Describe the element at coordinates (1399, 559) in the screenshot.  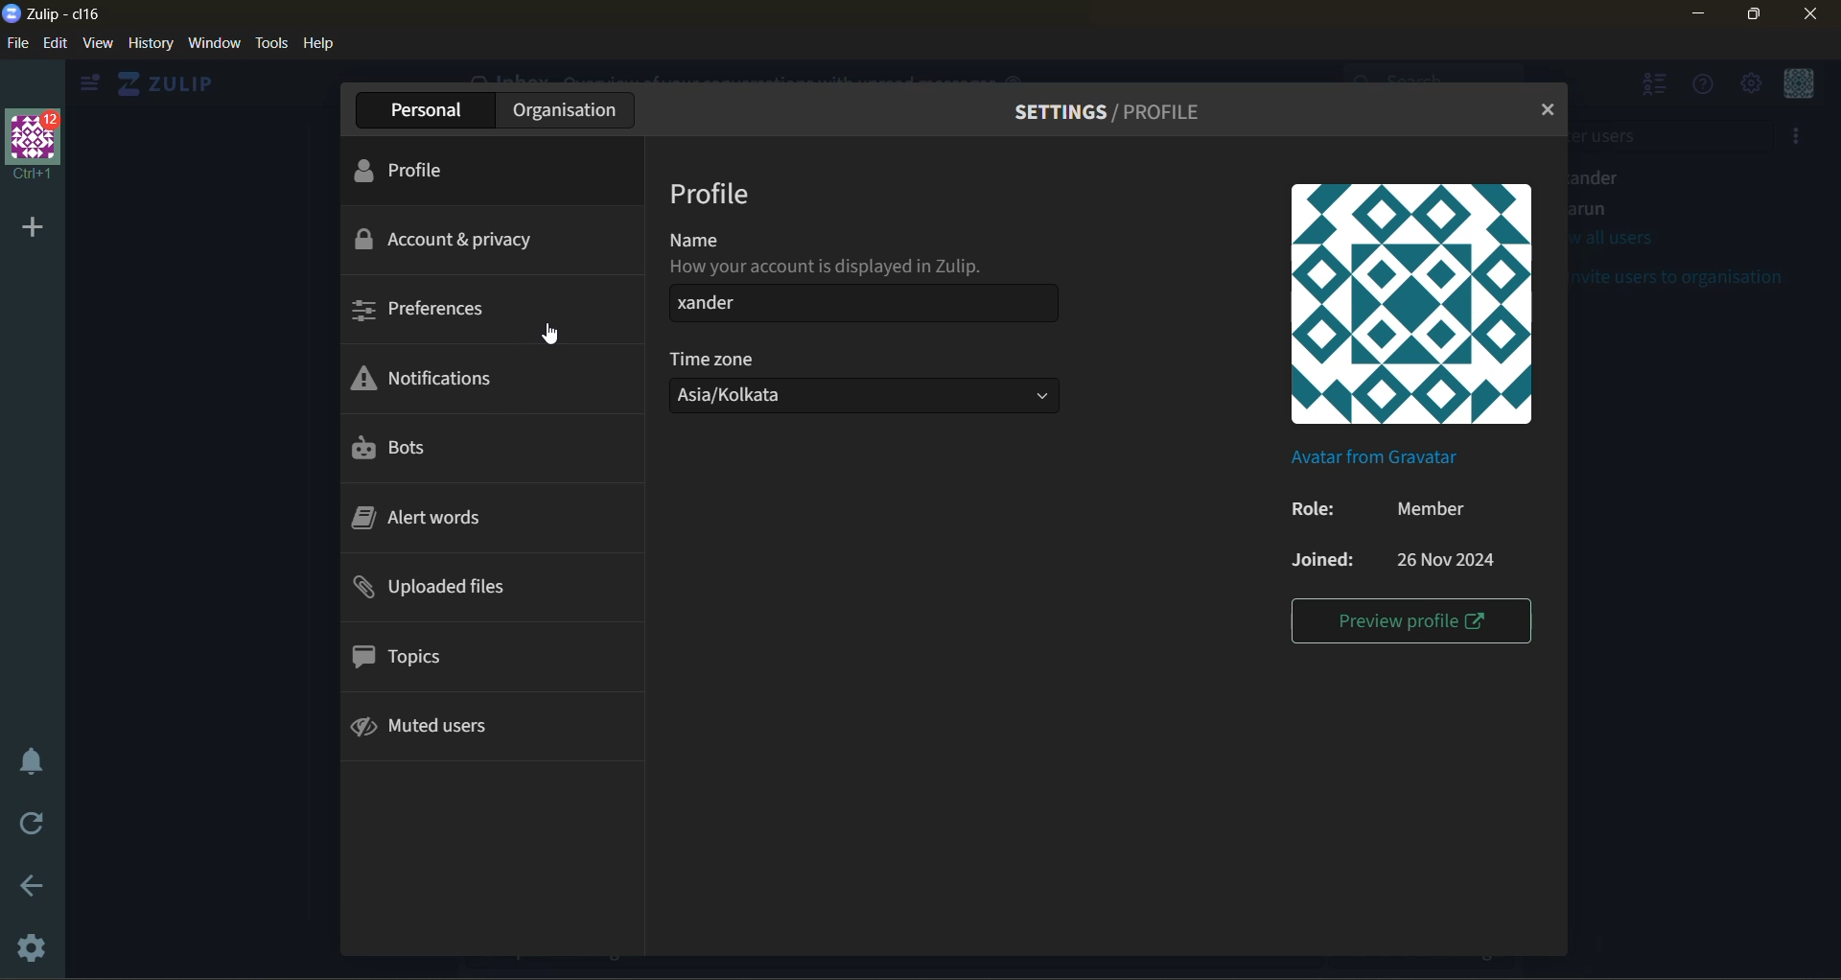
I see `joined` at that location.